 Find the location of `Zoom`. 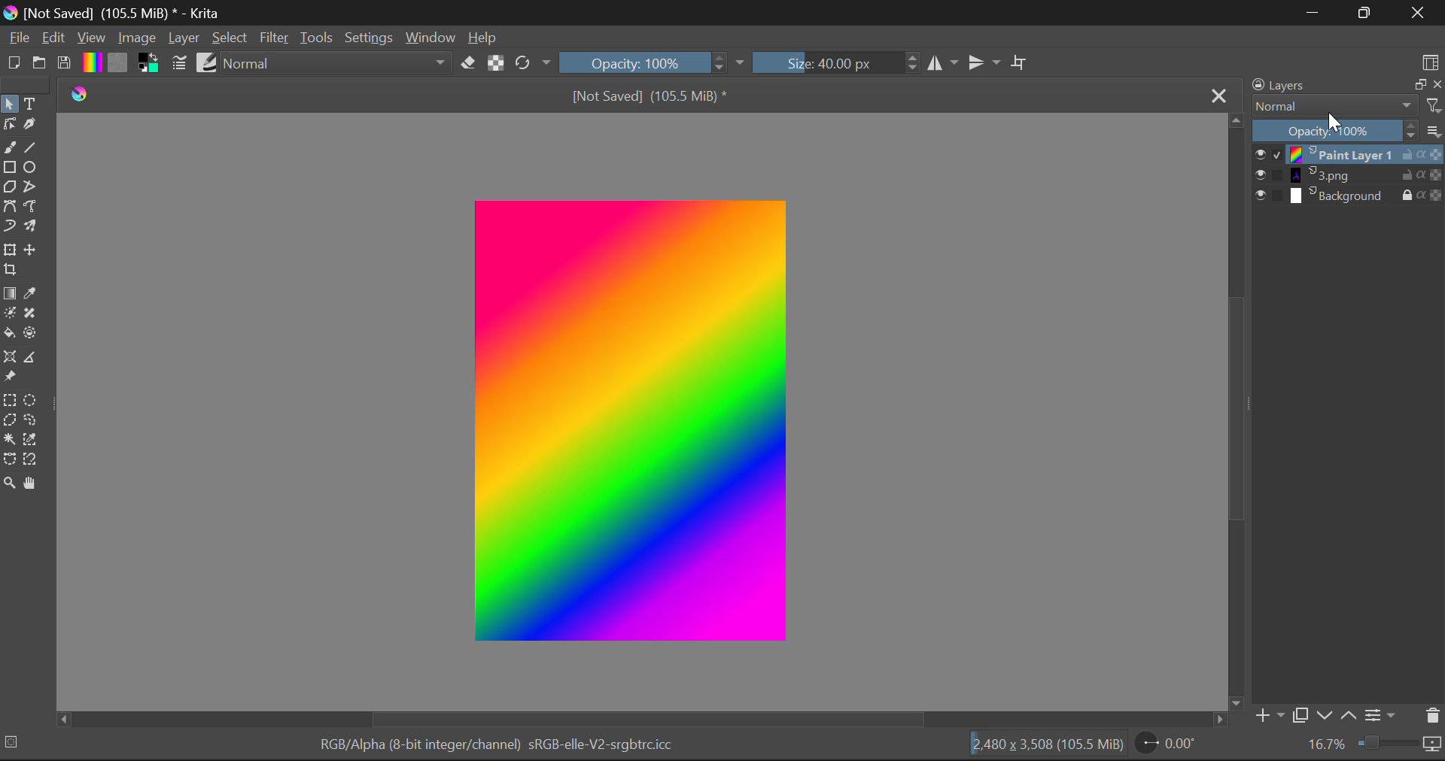

Zoom is located at coordinates (11, 484).